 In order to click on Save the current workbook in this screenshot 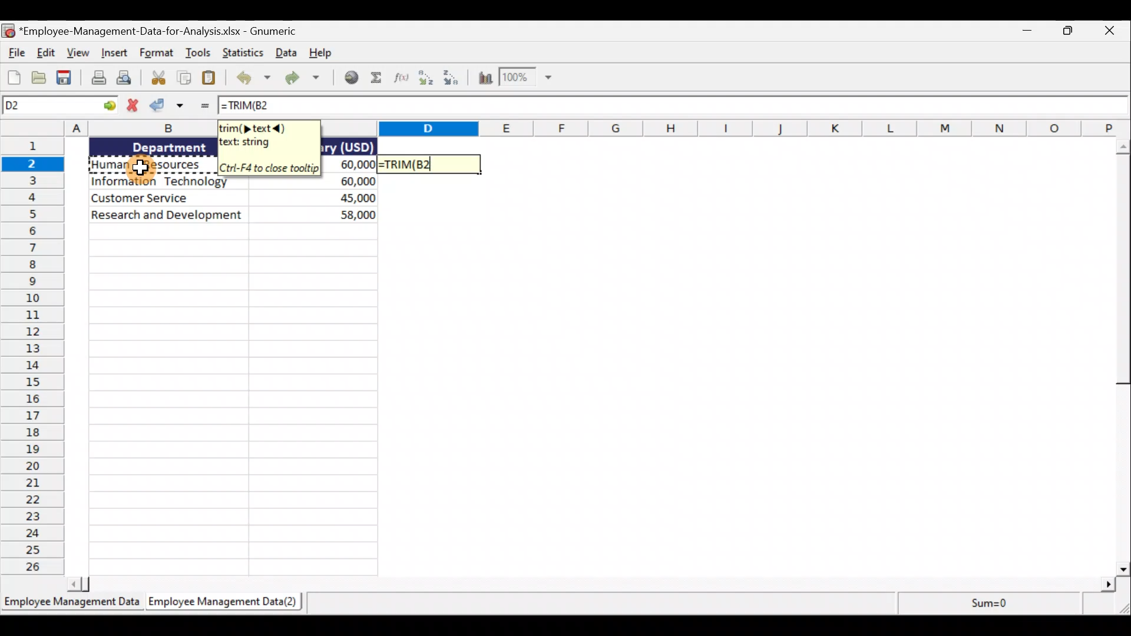, I will do `click(65, 78)`.